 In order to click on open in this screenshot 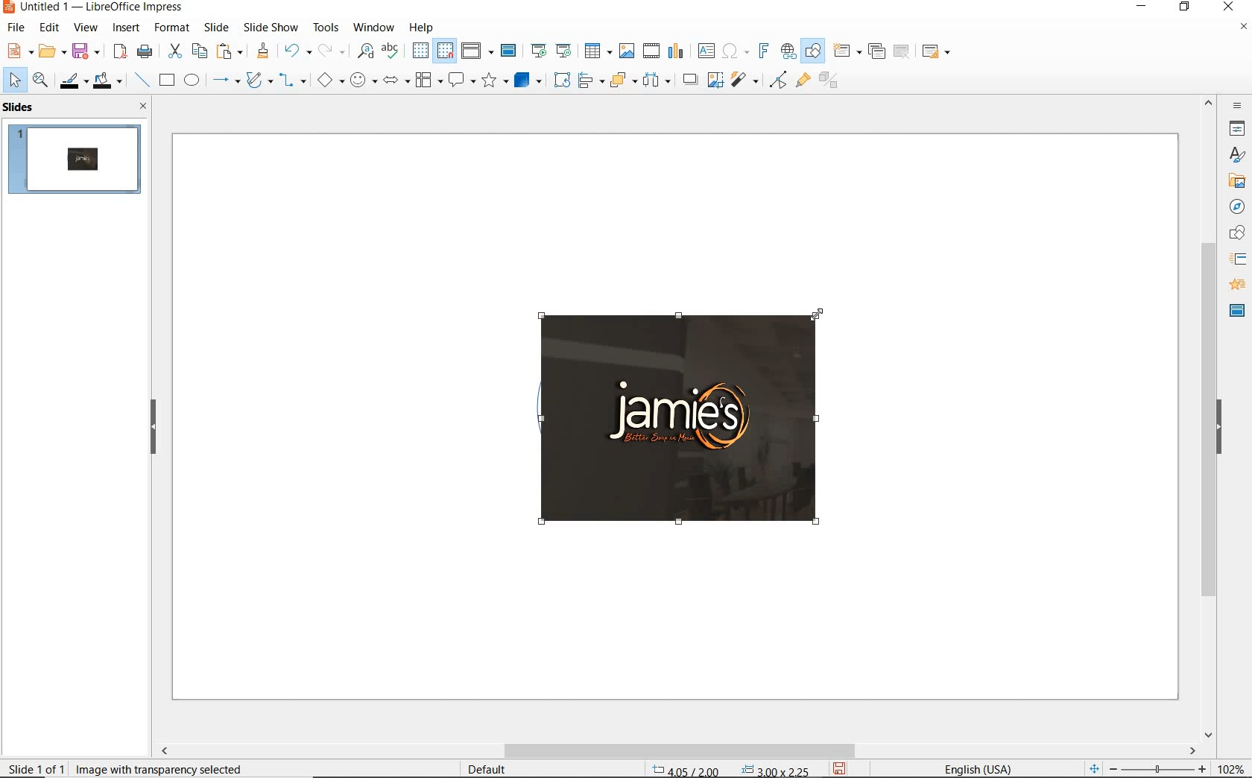, I will do `click(50, 51)`.